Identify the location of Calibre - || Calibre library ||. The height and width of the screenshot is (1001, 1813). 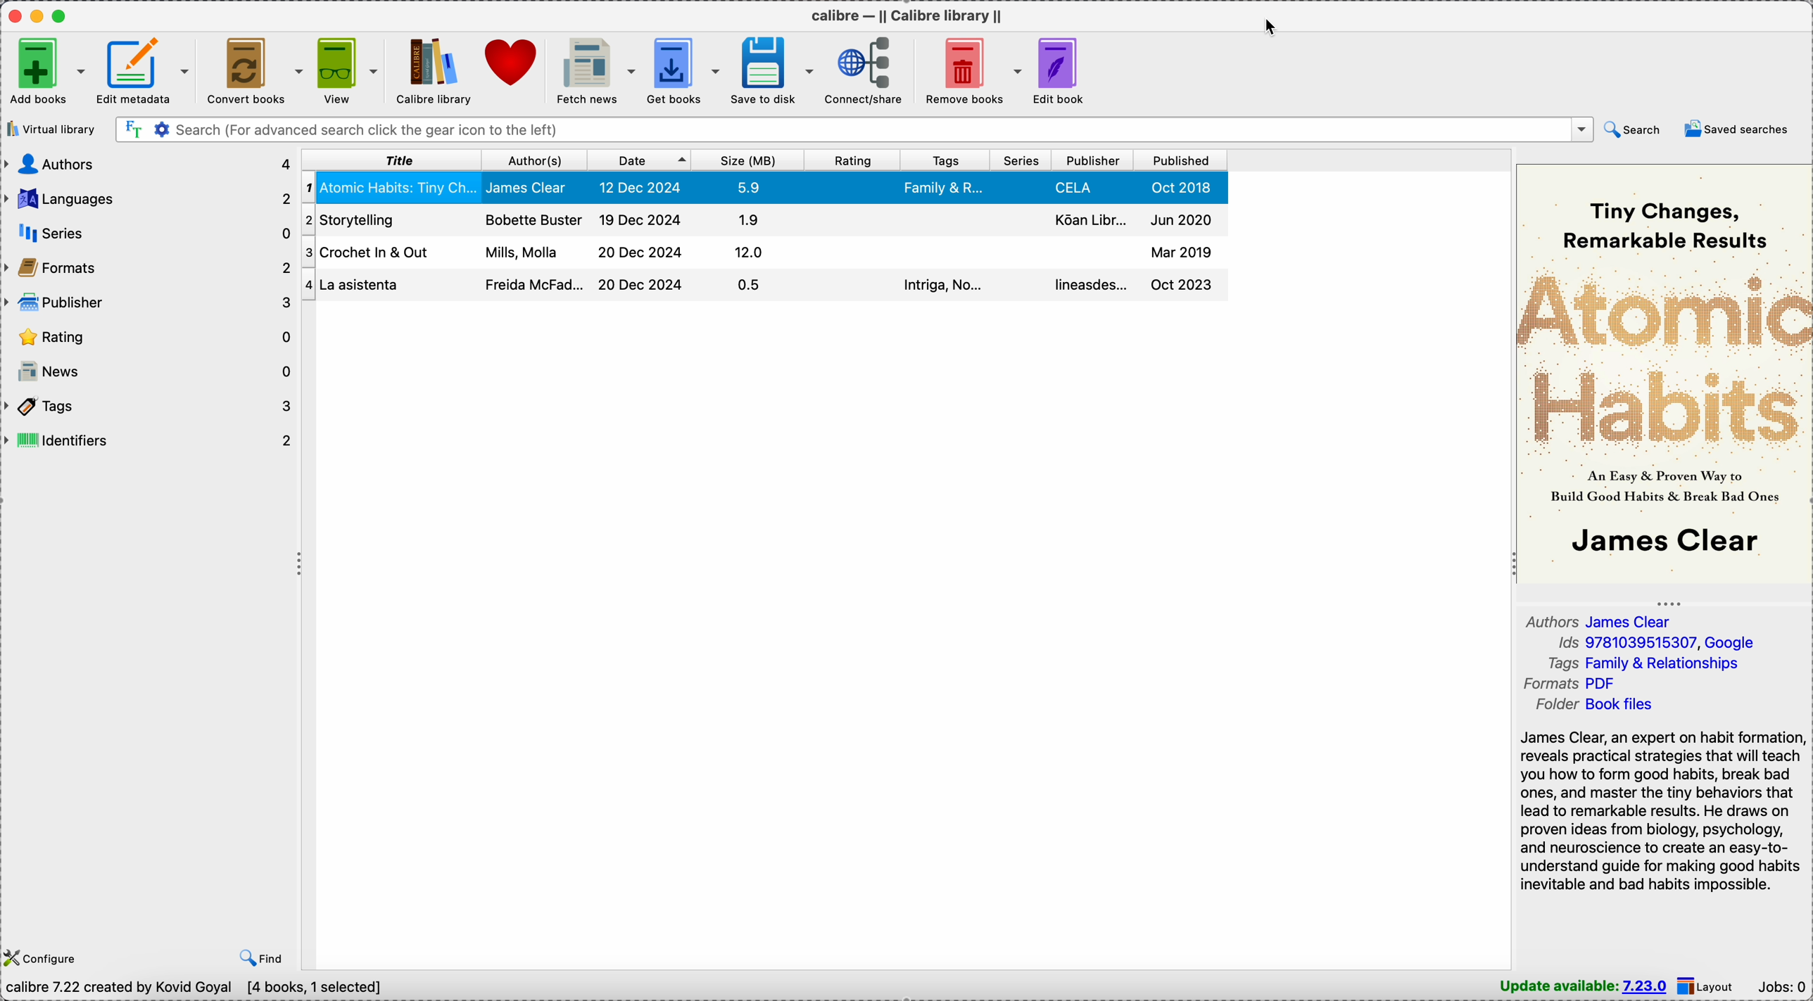
(906, 15).